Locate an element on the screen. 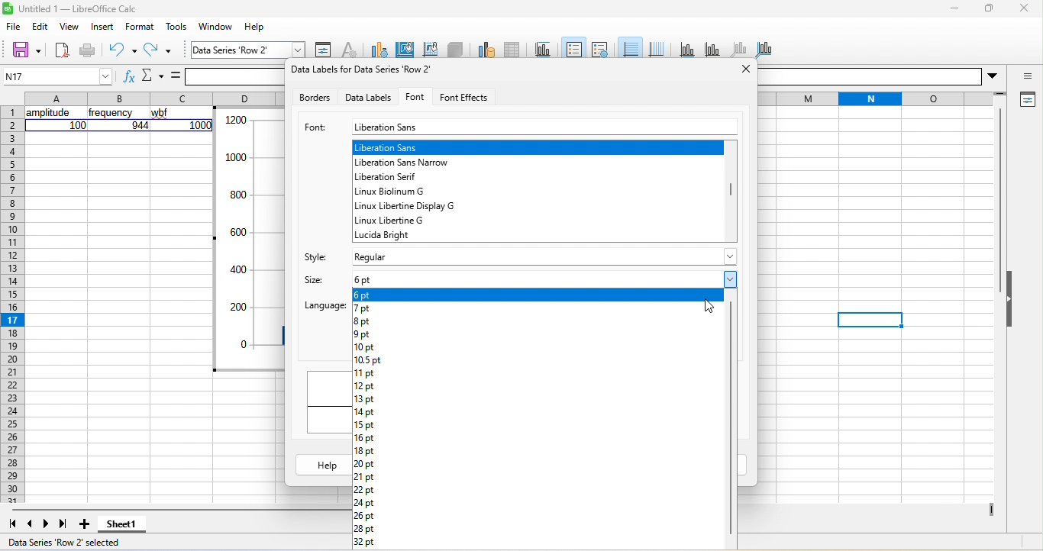 The width and height of the screenshot is (1043, 551). chart type is located at coordinates (377, 48).